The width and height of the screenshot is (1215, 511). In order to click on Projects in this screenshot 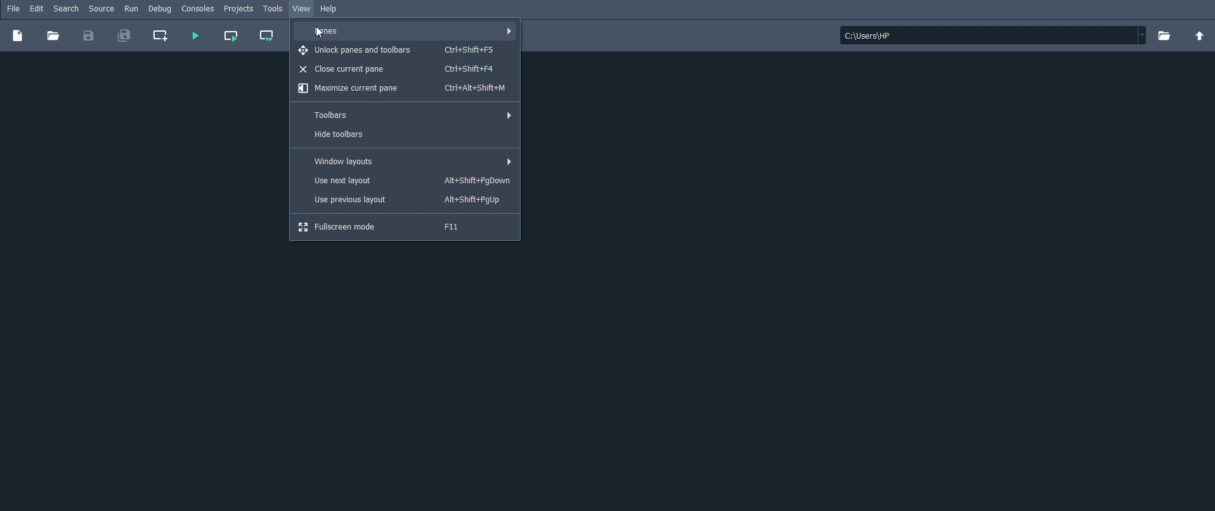, I will do `click(239, 9)`.